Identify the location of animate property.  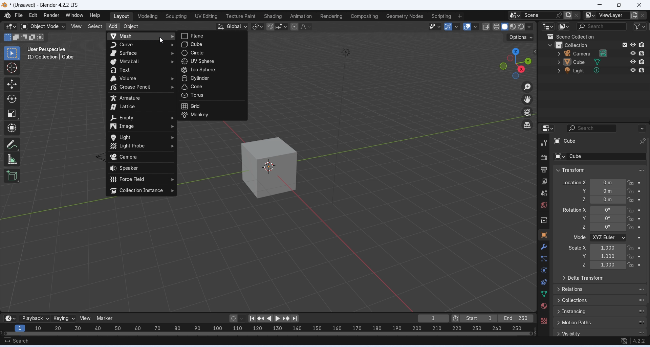
(639, 238).